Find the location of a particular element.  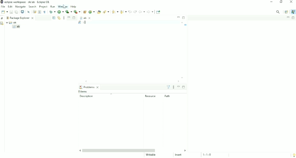

Close is located at coordinates (291, 2).